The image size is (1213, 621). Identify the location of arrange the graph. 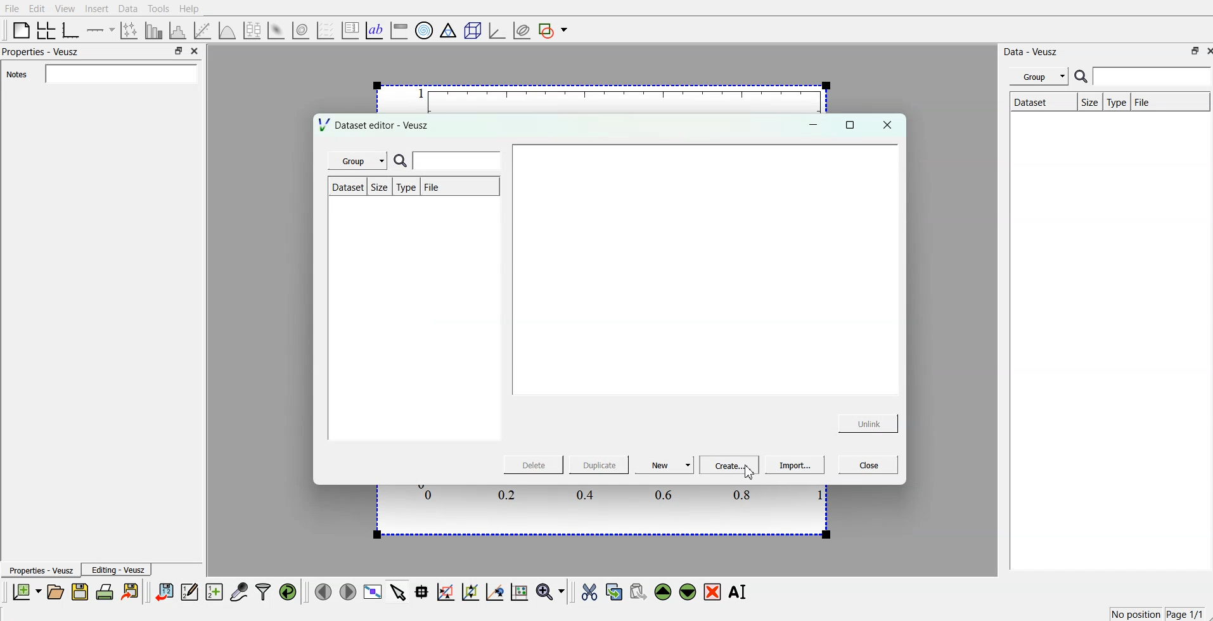
(47, 29).